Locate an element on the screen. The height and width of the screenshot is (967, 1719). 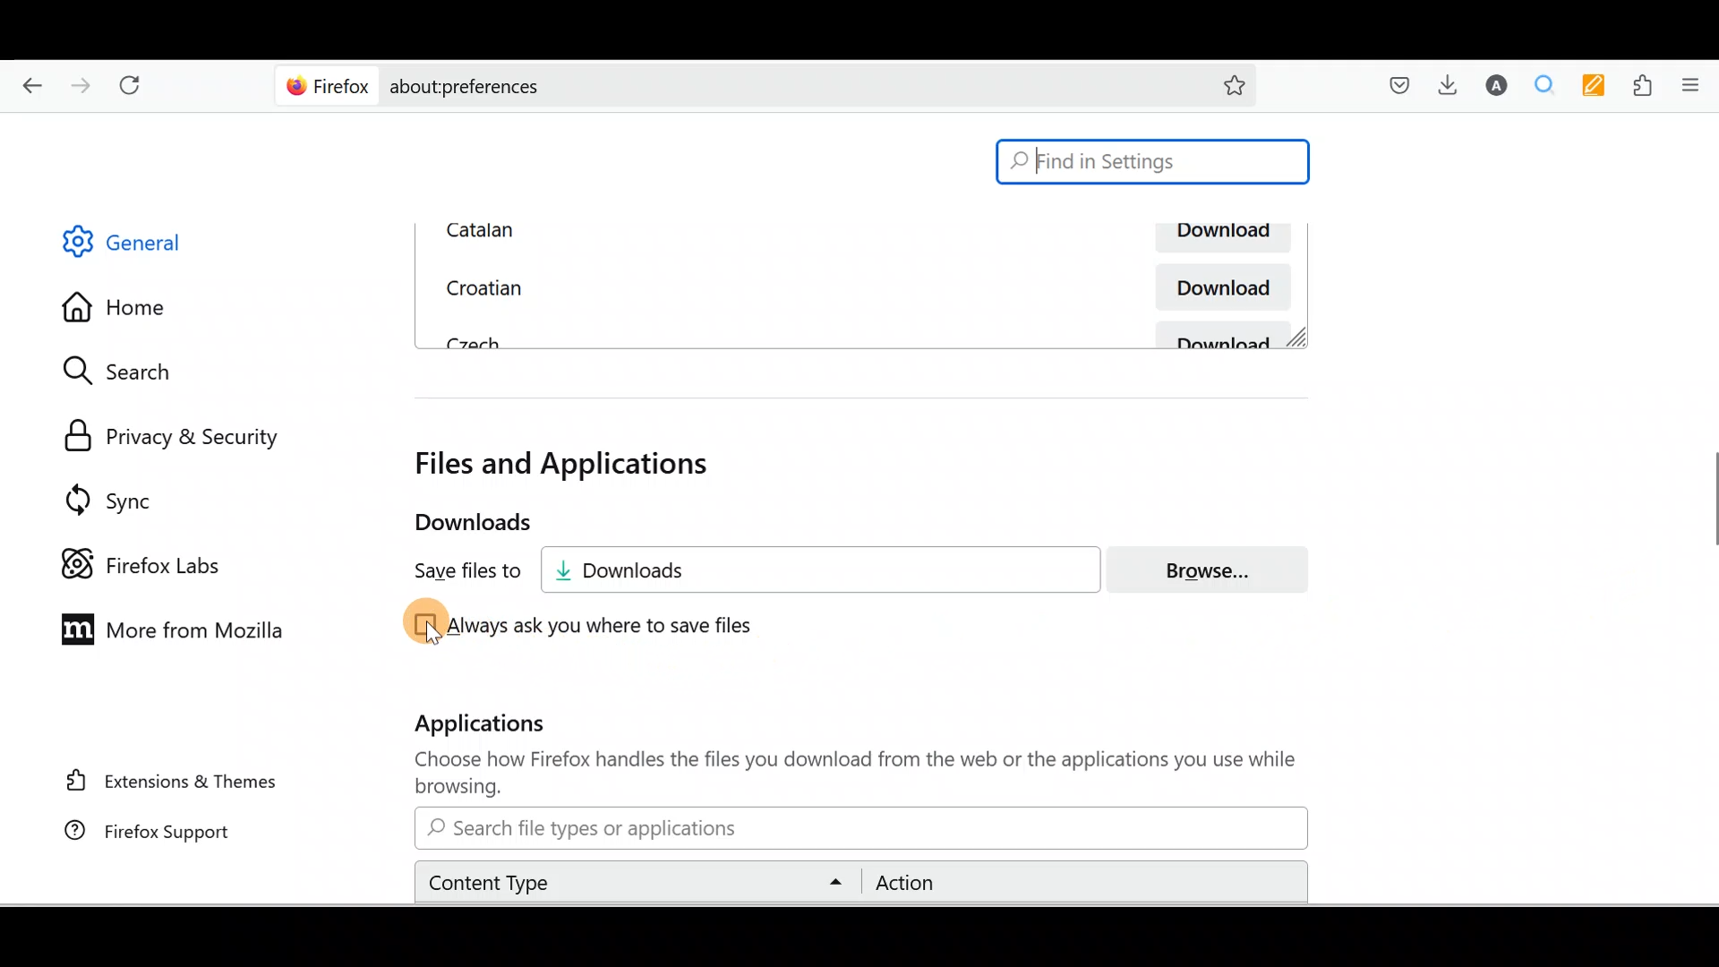
Downloads is located at coordinates (456, 523).